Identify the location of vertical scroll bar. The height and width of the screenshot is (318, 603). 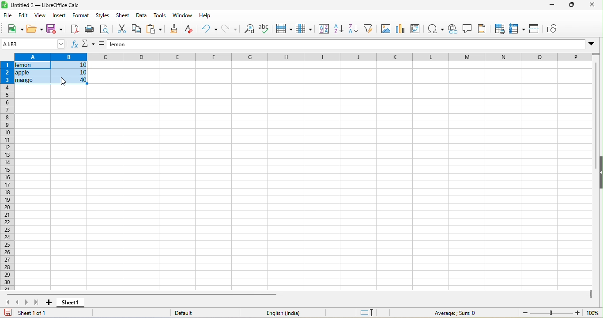
(595, 103).